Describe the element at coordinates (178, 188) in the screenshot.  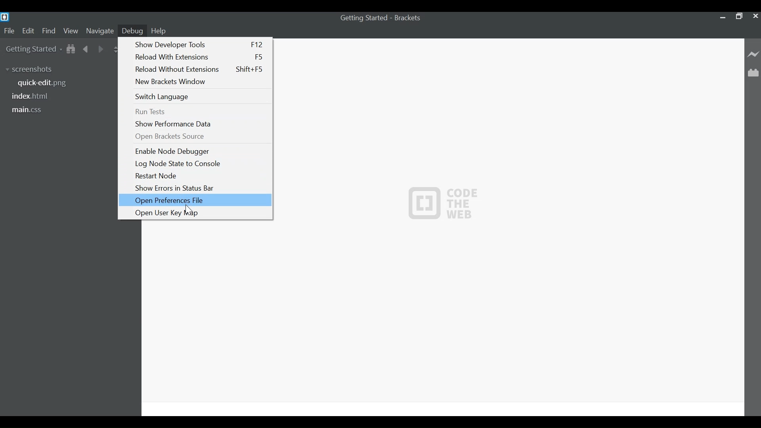
I see `Show Errors in Status Bar` at that location.